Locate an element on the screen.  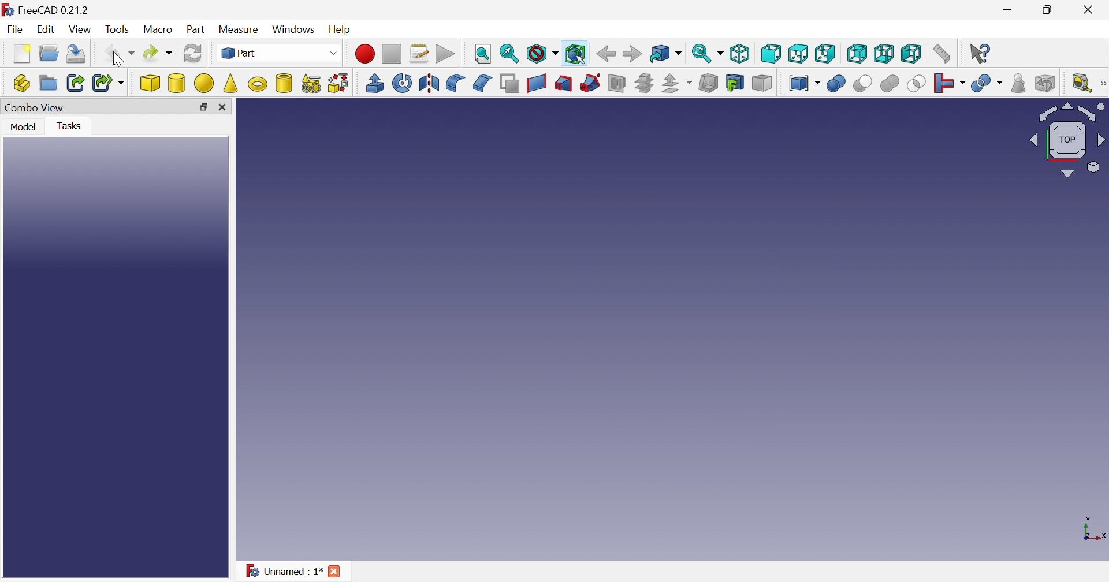
Measure distance is located at coordinates (941, 54).